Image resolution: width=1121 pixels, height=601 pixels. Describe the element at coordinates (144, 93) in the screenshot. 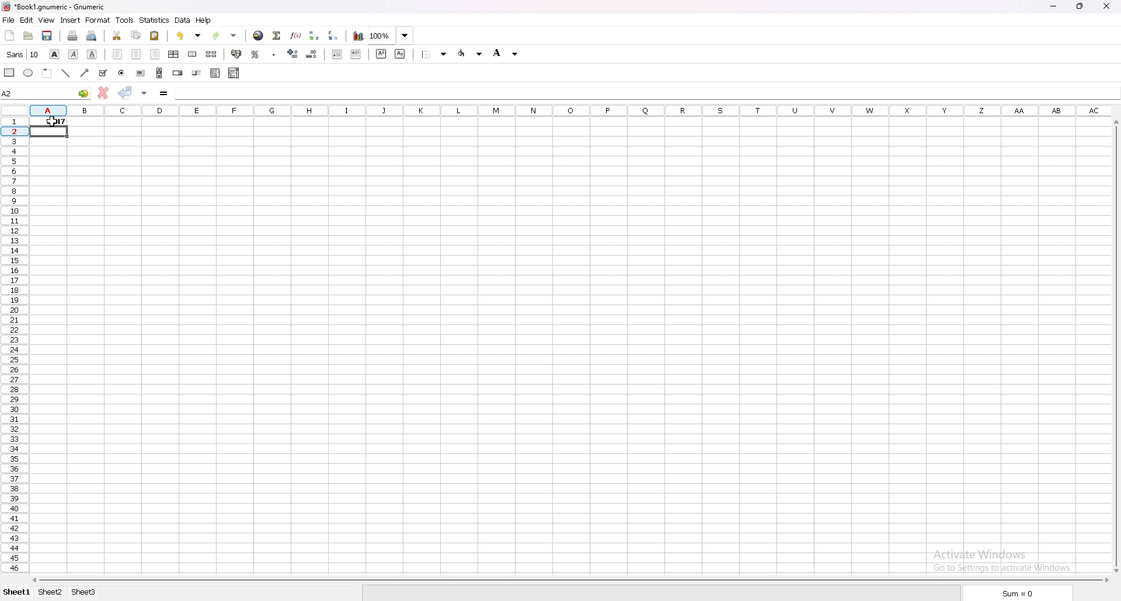

I see `accept changes in all cells` at that location.